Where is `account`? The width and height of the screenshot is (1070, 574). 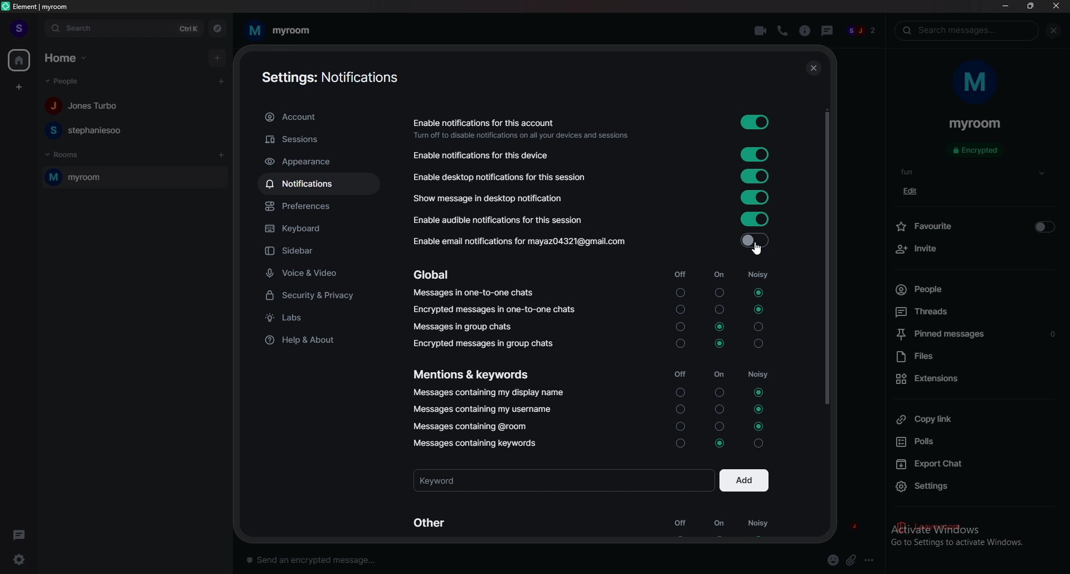 account is located at coordinates (320, 118).